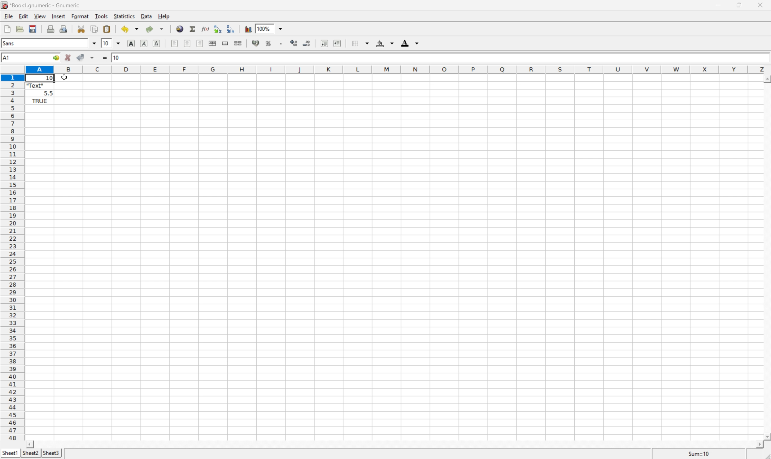 The width and height of the screenshot is (771, 459). Describe the element at coordinates (165, 16) in the screenshot. I see `Help` at that location.